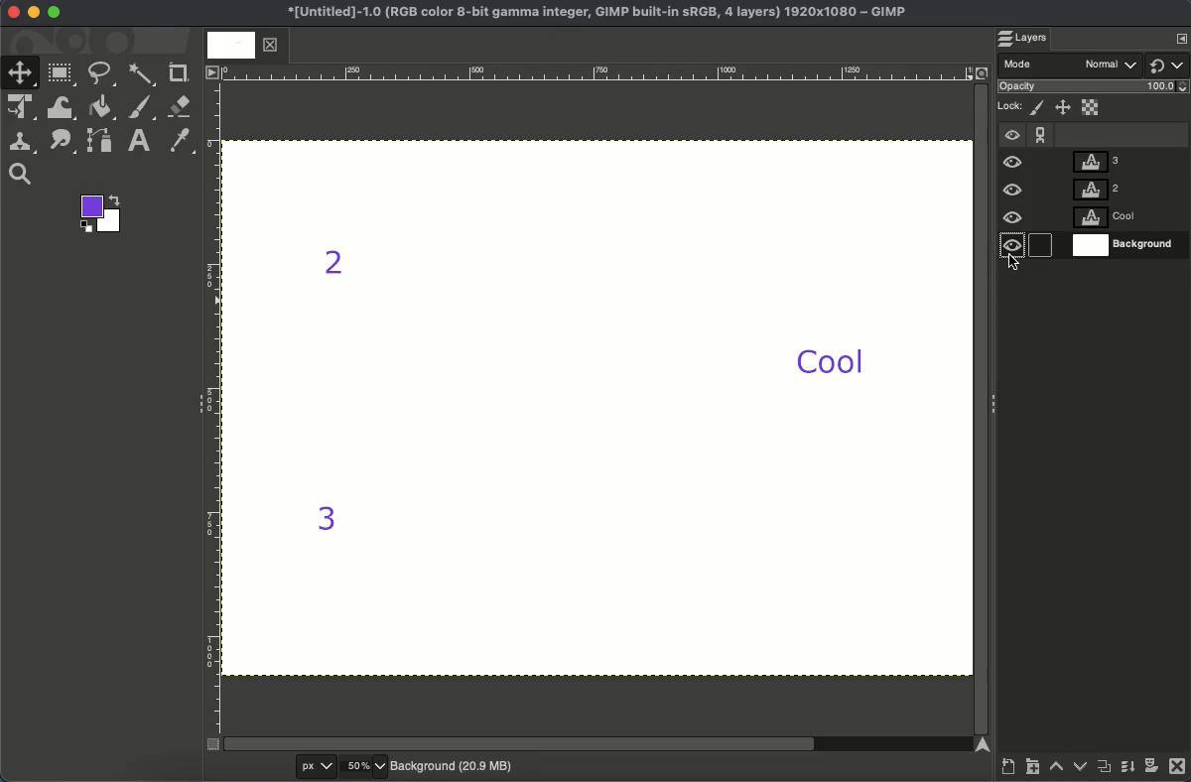  What do you see at coordinates (326, 520) in the screenshot?
I see `3` at bounding box center [326, 520].